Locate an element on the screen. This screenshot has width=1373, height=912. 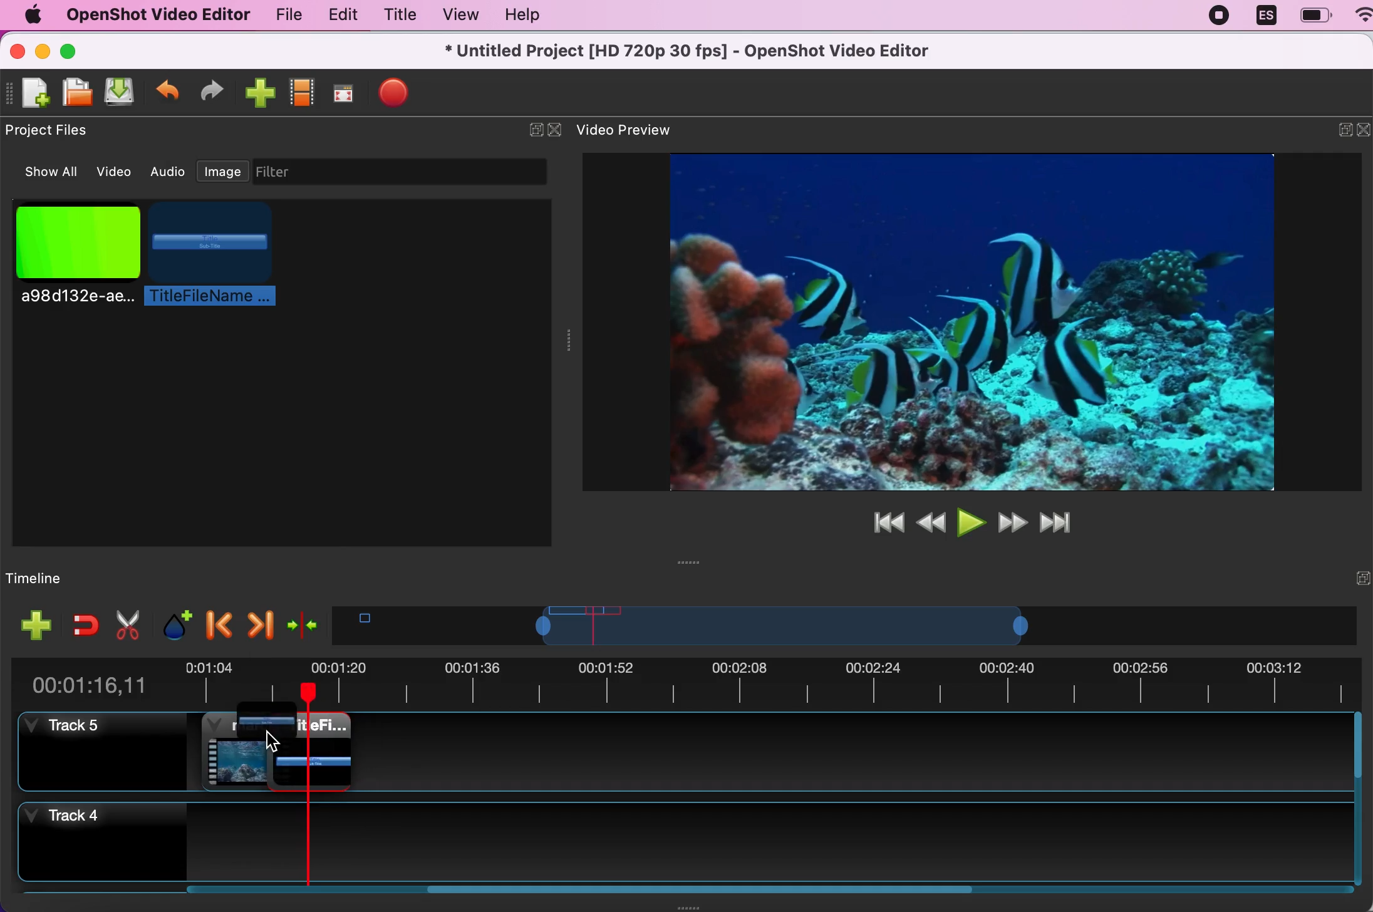
video is located at coordinates (116, 170).